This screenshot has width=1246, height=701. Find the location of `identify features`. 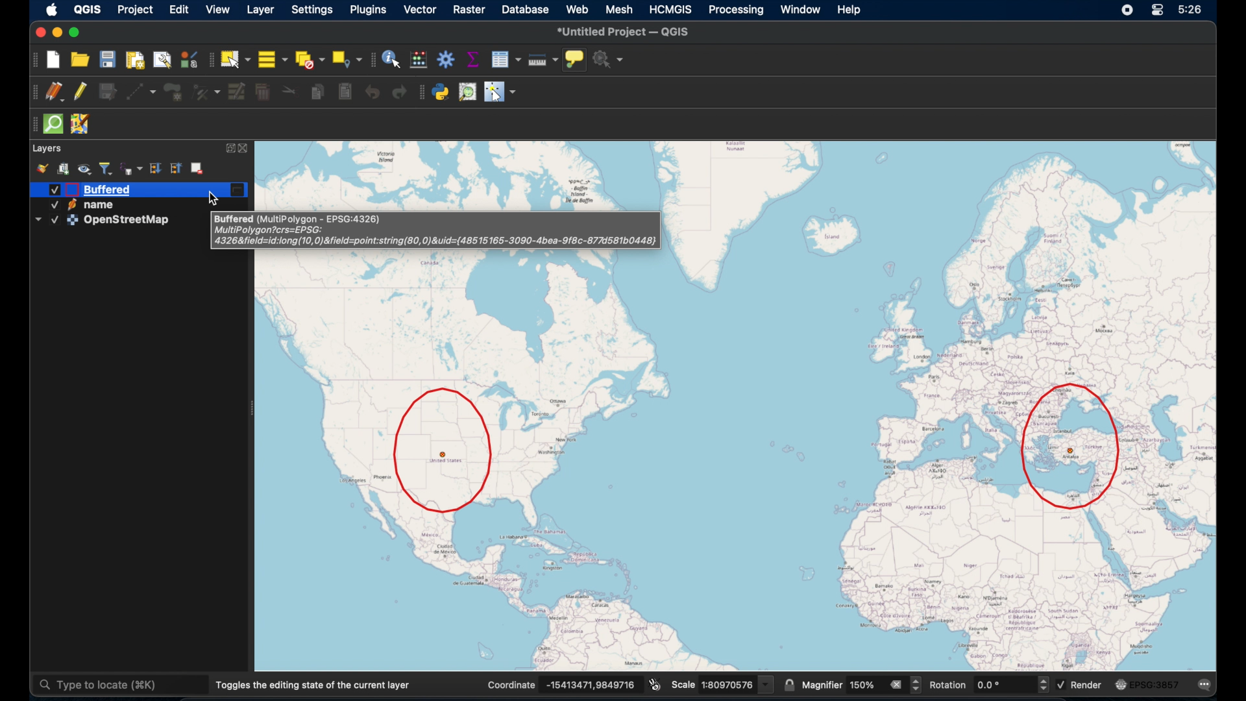

identify features is located at coordinates (391, 59).